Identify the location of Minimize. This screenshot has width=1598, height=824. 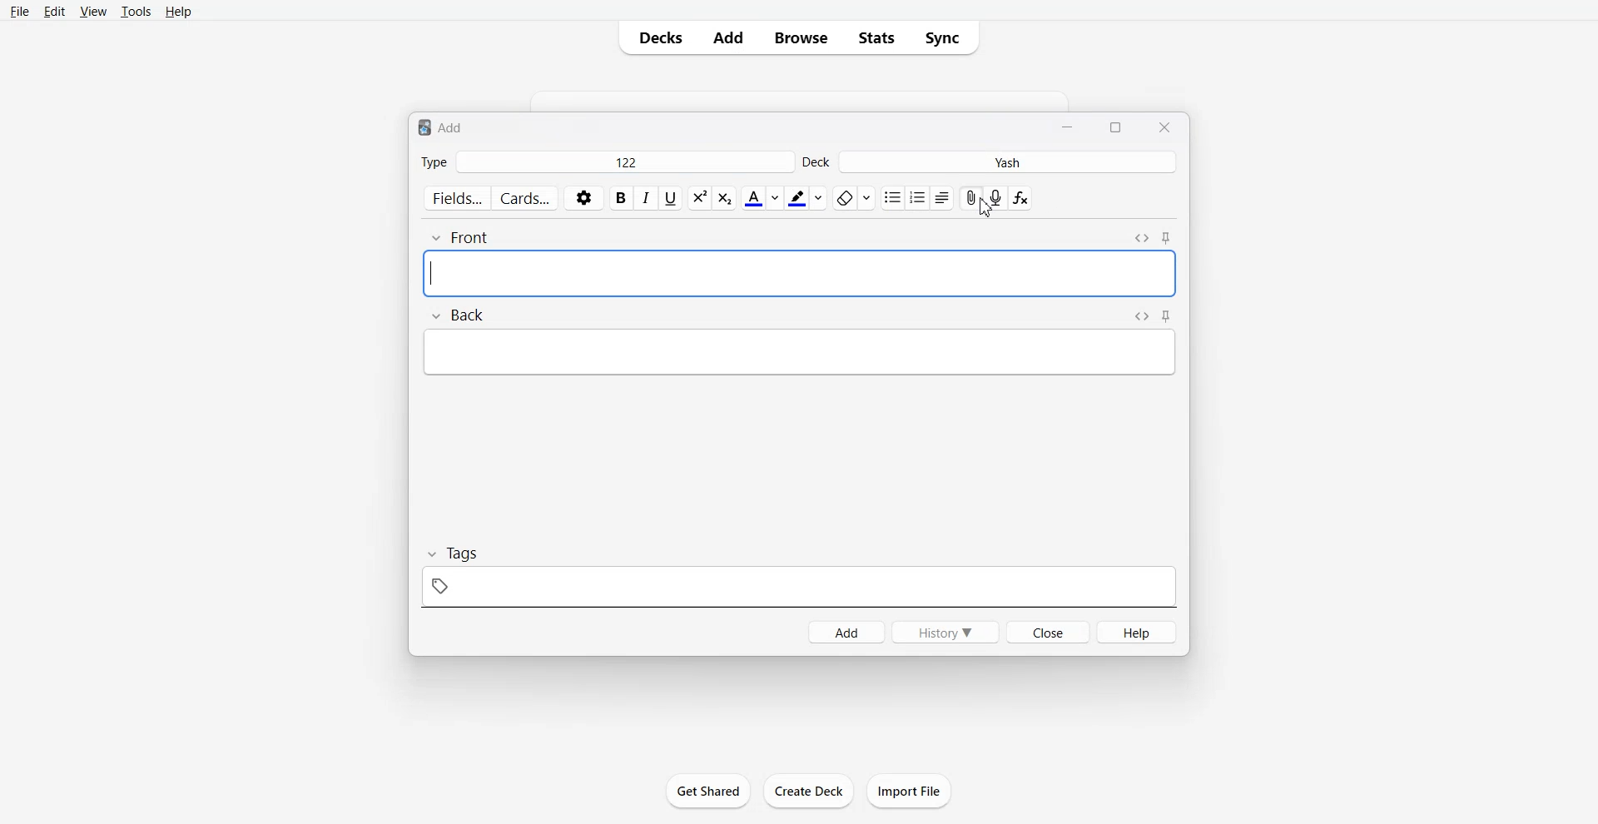
(1069, 127).